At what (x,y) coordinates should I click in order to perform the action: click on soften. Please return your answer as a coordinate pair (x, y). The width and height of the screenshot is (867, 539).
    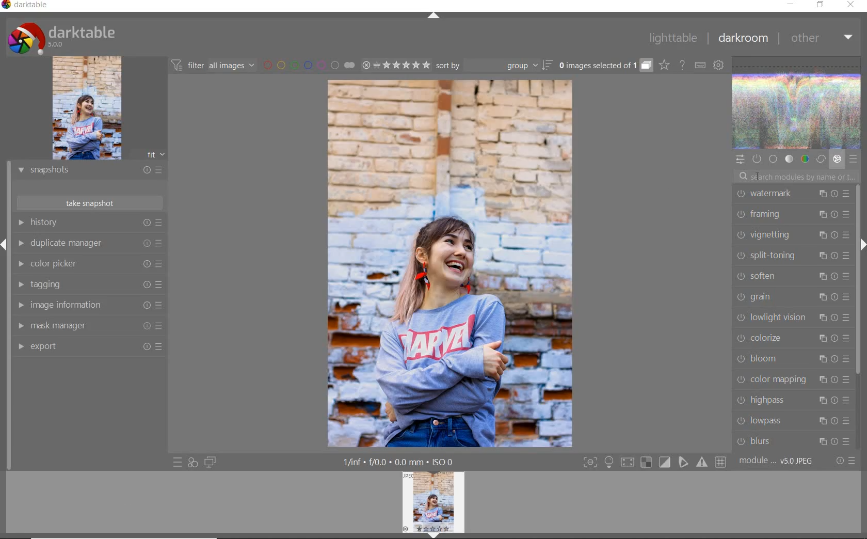
    Looking at the image, I should click on (793, 276).